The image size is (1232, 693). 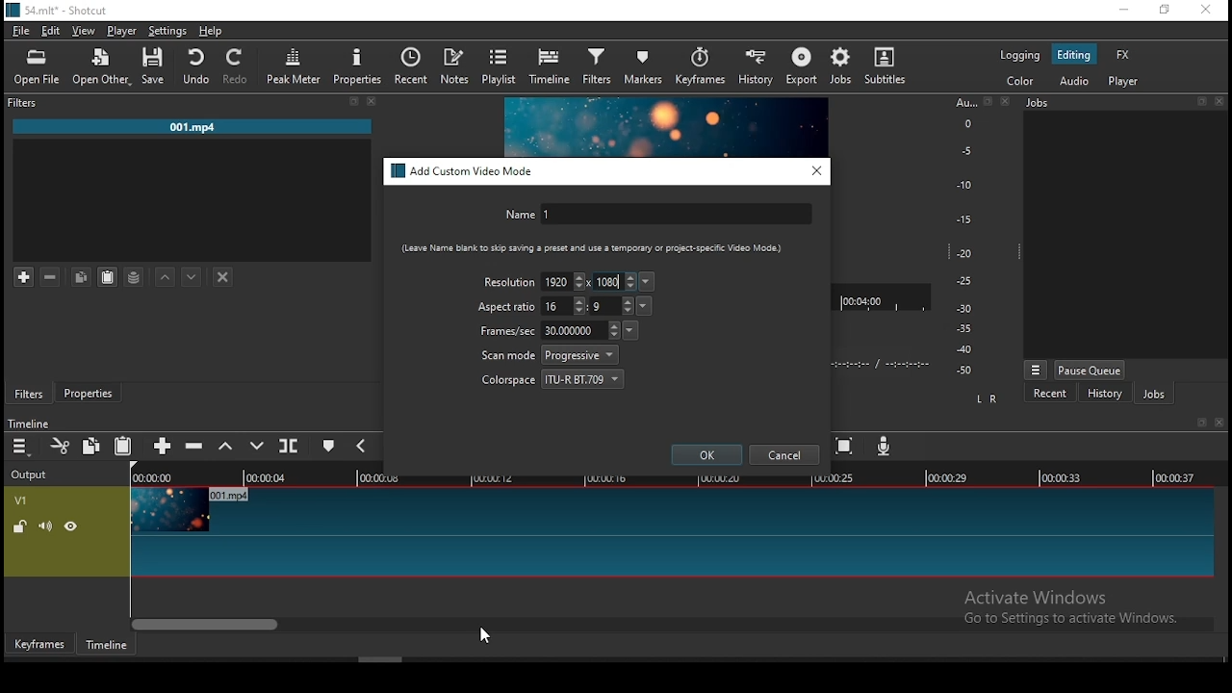 What do you see at coordinates (1199, 423) in the screenshot?
I see `restore` at bounding box center [1199, 423].